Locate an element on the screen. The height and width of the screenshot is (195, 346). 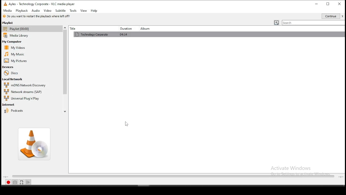
my pictures is located at coordinates (16, 62).